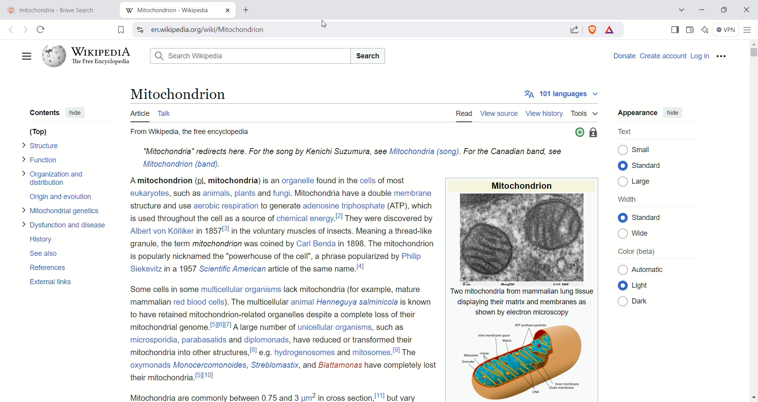 Image resolution: width=758 pixels, height=402 pixels. Describe the element at coordinates (48, 253) in the screenshot. I see `See also` at that location.